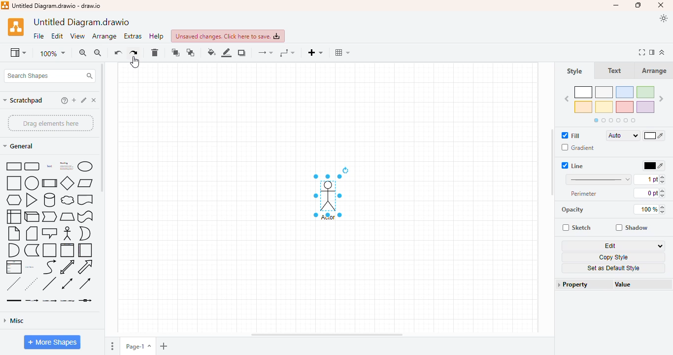 The height and width of the screenshot is (355, 673). I want to click on arrow, so click(85, 267).